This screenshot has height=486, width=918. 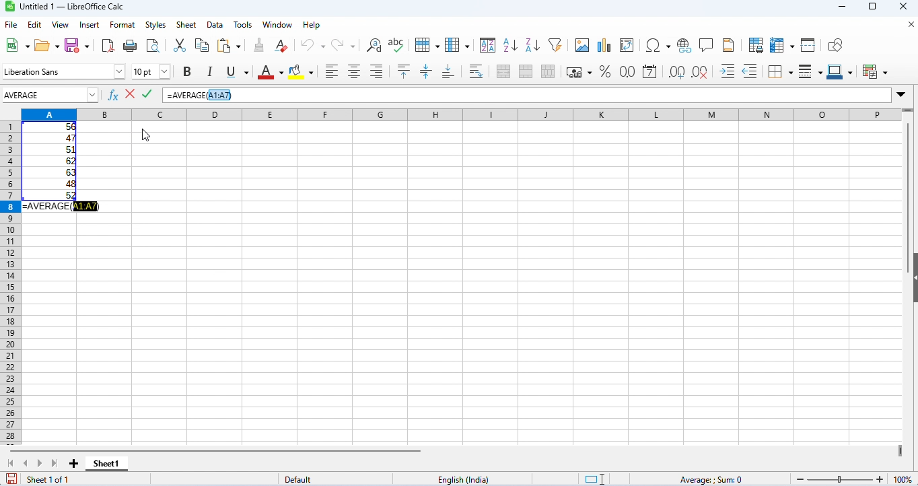 I want to click on bold, so click(x=187, y=72).